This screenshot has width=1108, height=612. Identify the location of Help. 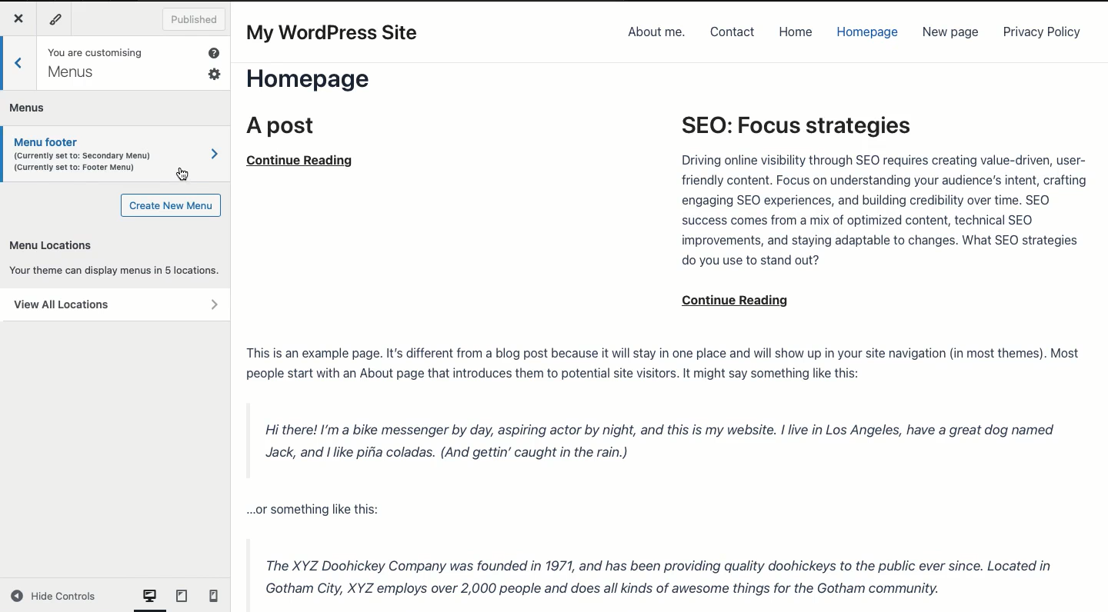
(214, 52).